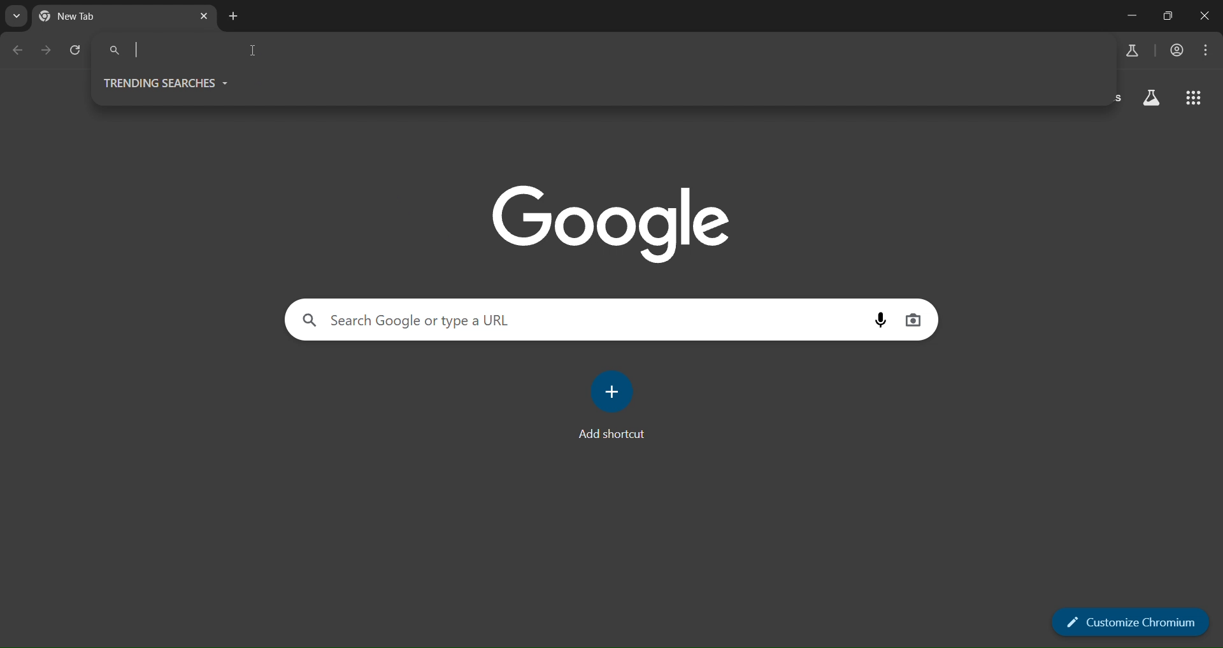 The height and width of the screenshot is (648, 1223). Describe the element at coordinates (173, 81) in the screenshot. I see `trending searches` at that location.